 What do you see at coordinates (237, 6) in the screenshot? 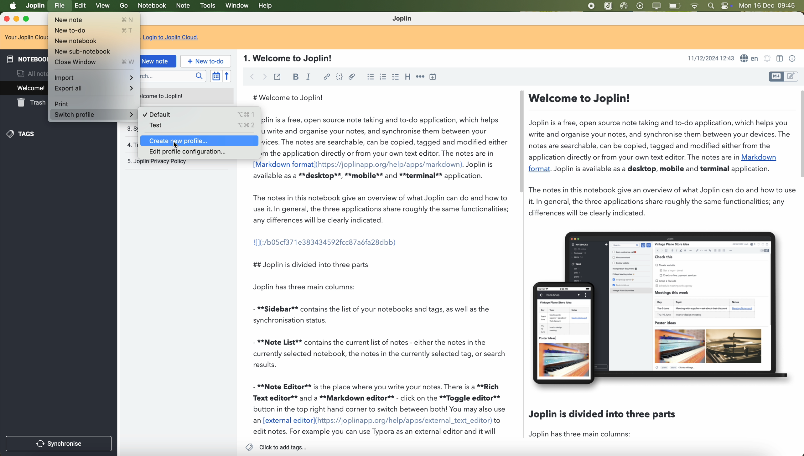
I see `window` at bounding box center [237, 6].